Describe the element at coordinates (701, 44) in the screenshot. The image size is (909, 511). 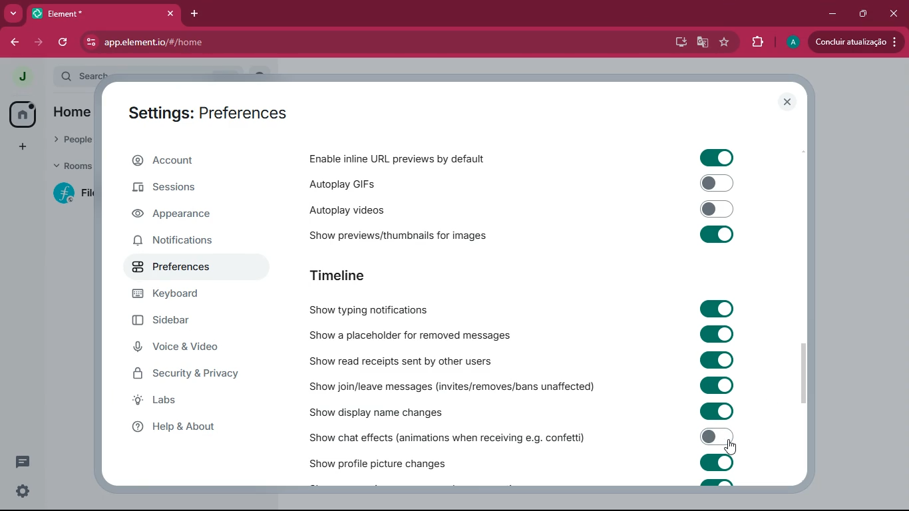
I see `google translate` at that location.